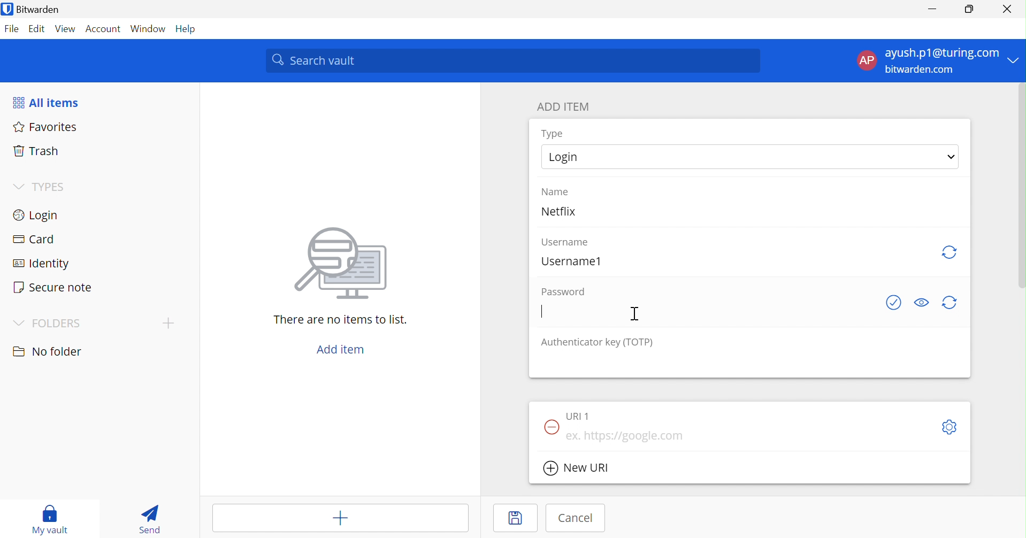 This screenshot has width=1026, height=538. Describe the element at coordinates (45, 127) in the screenshot. I see `Favorites` at that location.